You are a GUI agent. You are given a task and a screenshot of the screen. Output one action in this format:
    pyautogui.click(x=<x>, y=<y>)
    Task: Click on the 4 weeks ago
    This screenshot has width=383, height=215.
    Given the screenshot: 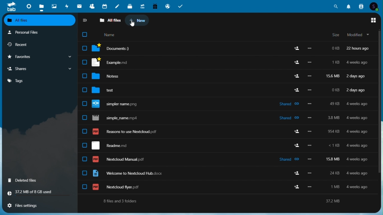 What is the action you would take?
    pyautogui.click(x=357, y=63)
    